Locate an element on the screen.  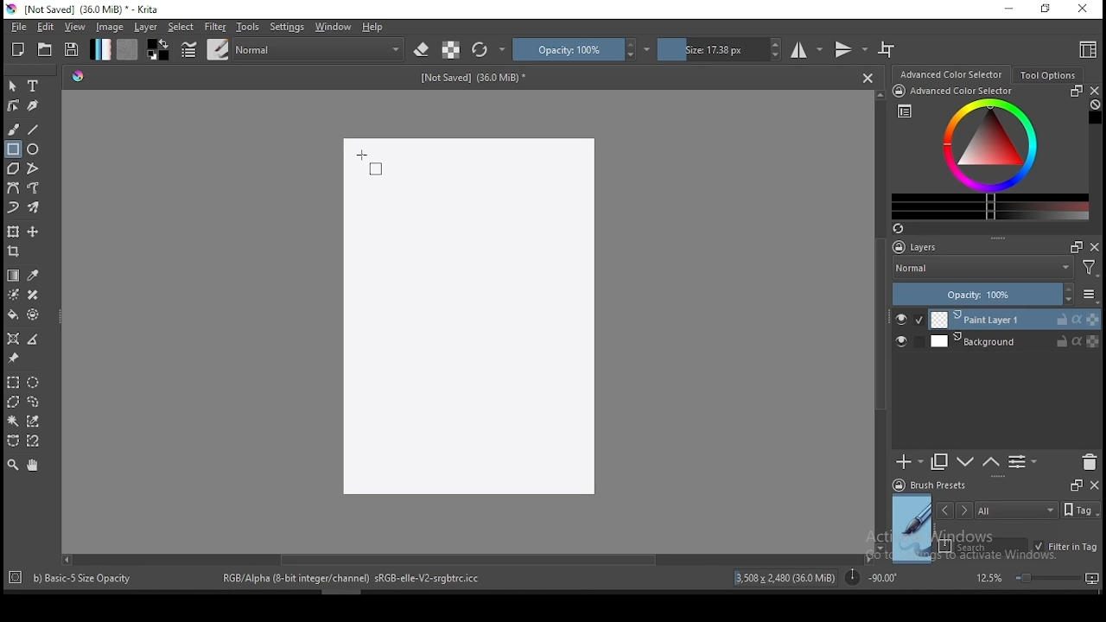
reload original preset is located at coordinates (489, 49).